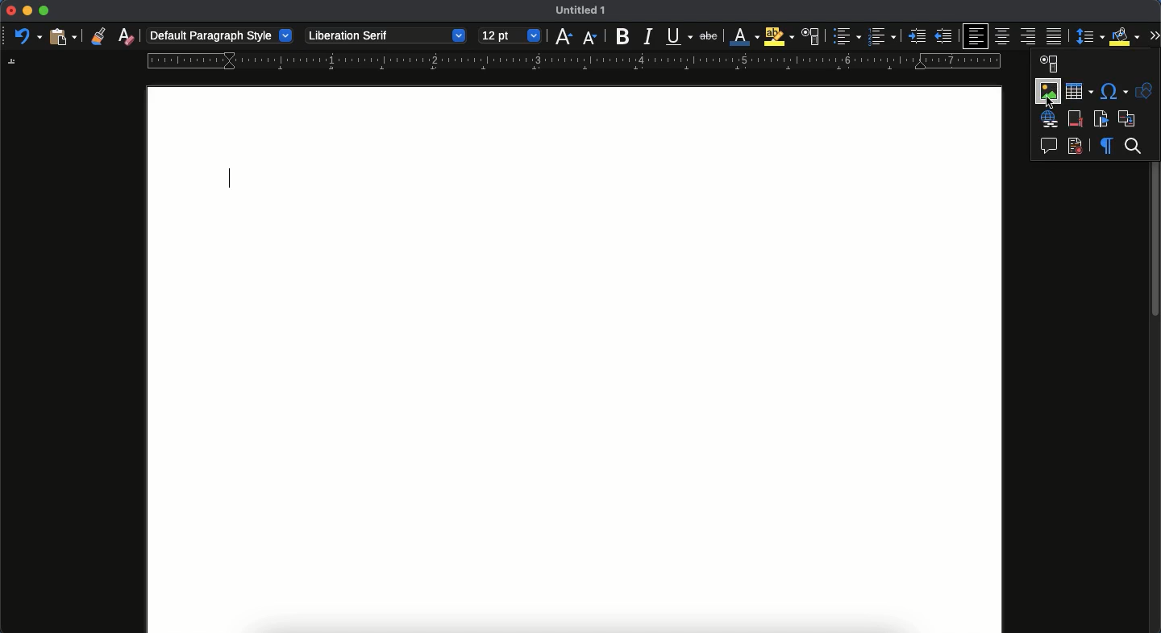  I want to click on paste, so click(62, 38).